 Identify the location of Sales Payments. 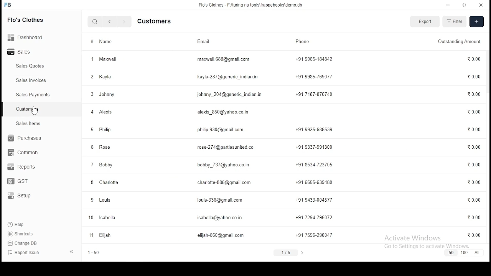
(35, 94).